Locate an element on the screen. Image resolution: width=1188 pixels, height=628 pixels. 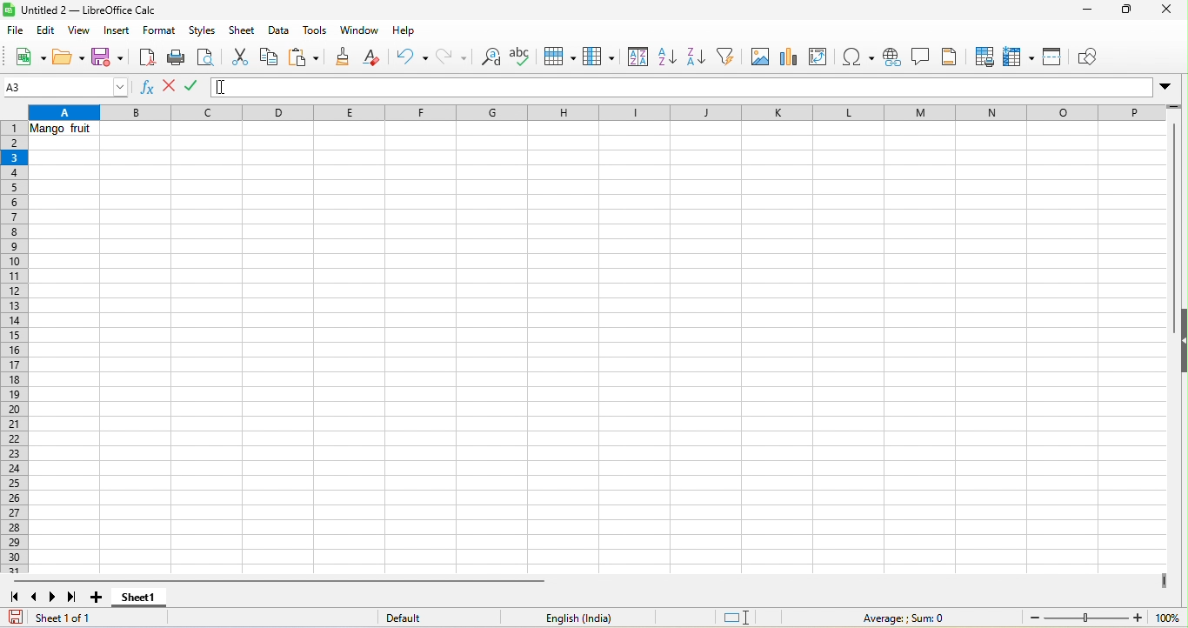
text language is located at coordinates (579, 617).